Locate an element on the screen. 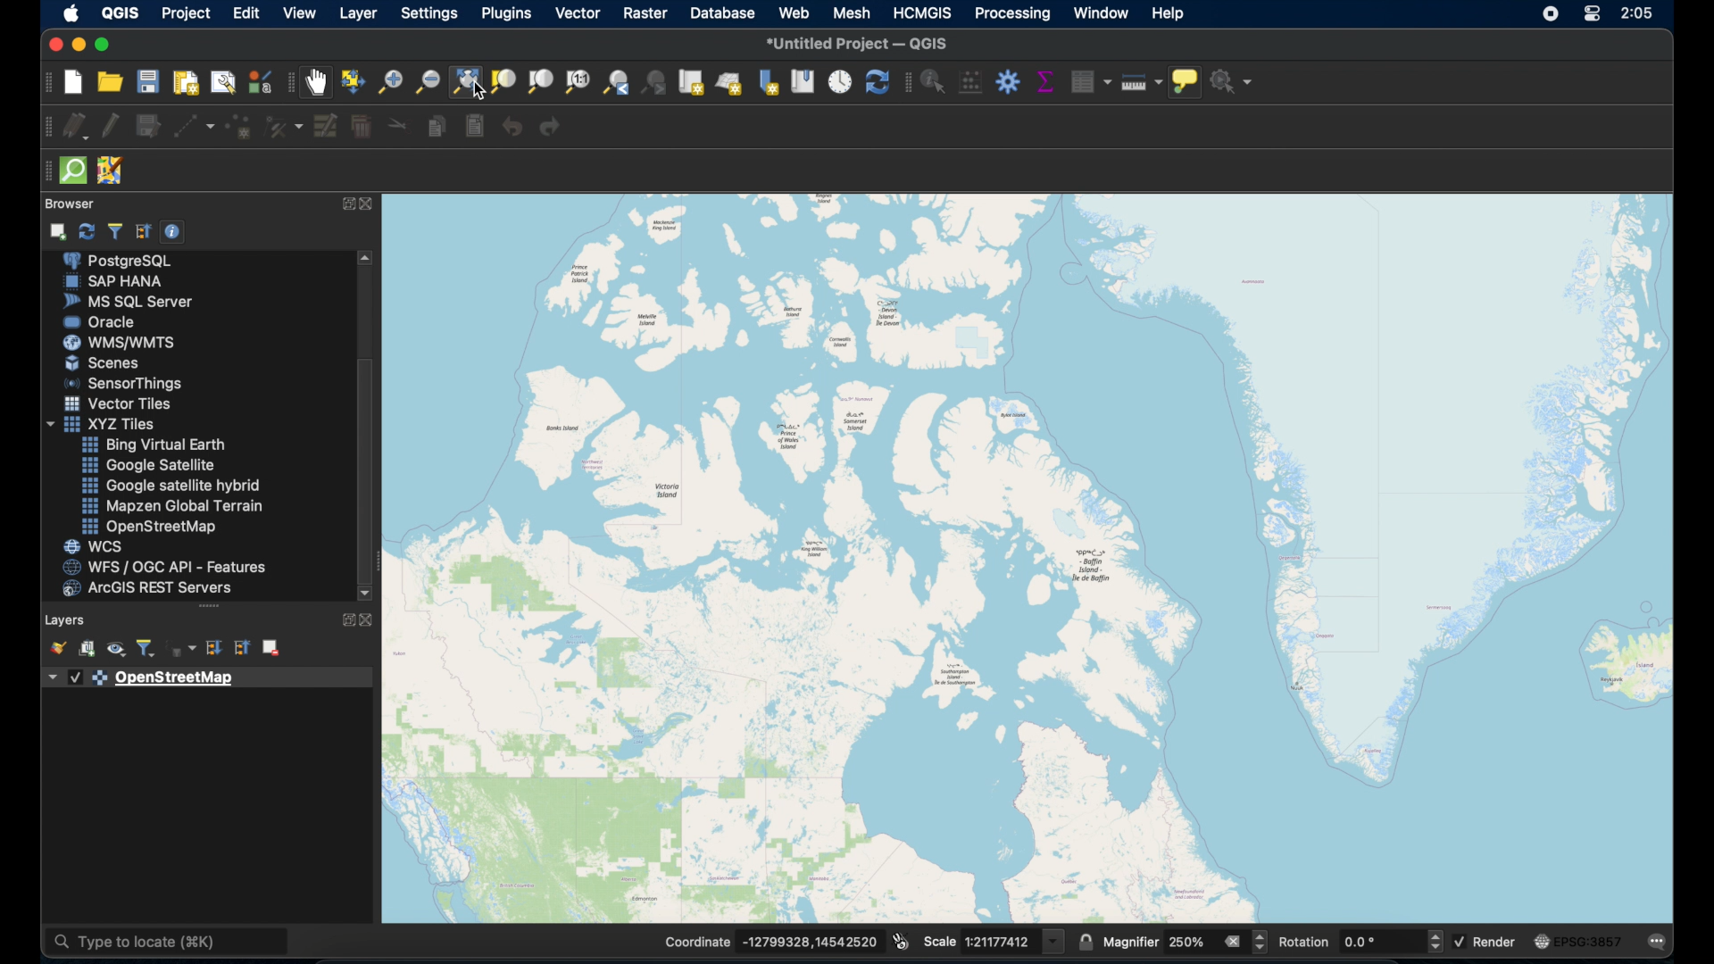 The width and height of the screenshot is (1714, 964). toggle editing is located at coordinates (112, 124).